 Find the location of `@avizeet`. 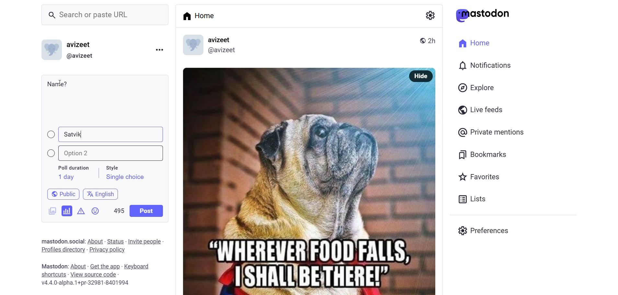

@avizeet is located at coordinates (80, 56).